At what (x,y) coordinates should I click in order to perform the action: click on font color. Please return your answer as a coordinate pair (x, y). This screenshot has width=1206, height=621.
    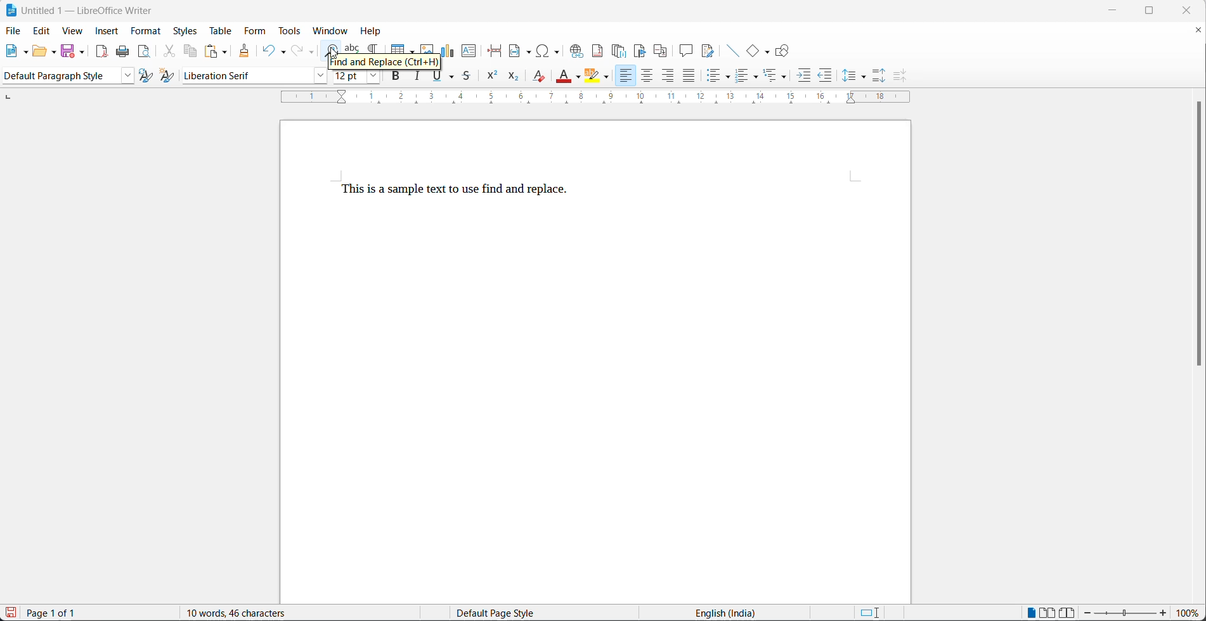
    Looking at the image, I should click on (564, 75).